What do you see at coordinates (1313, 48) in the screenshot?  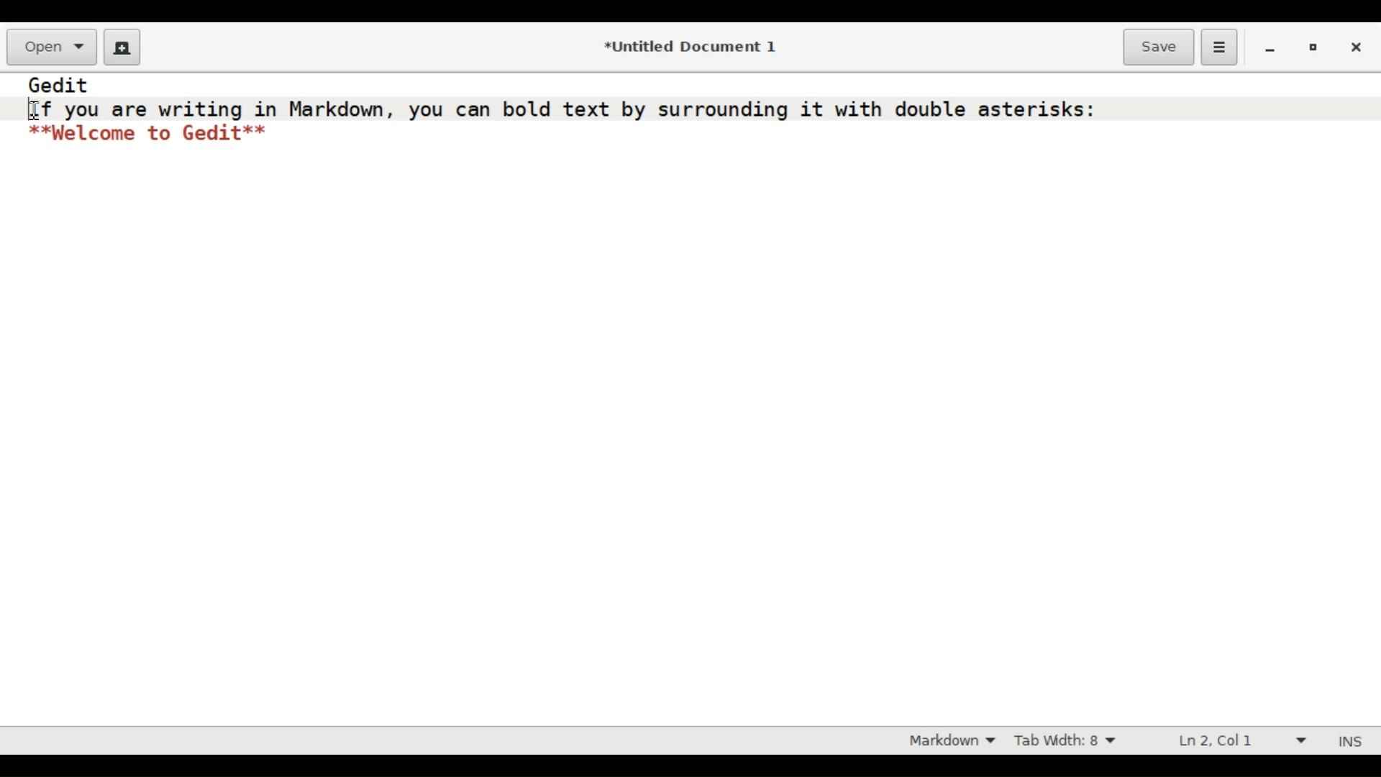 I see `Restore` at bounding box center [1313, 48].